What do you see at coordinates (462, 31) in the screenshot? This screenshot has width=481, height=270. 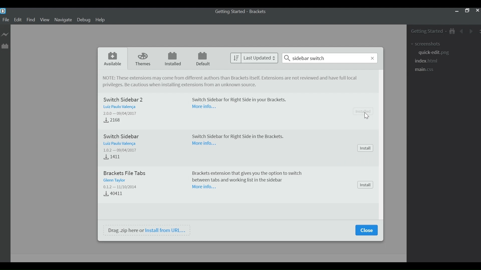 I see `Navigate Back` at bounding box center [462, 31].